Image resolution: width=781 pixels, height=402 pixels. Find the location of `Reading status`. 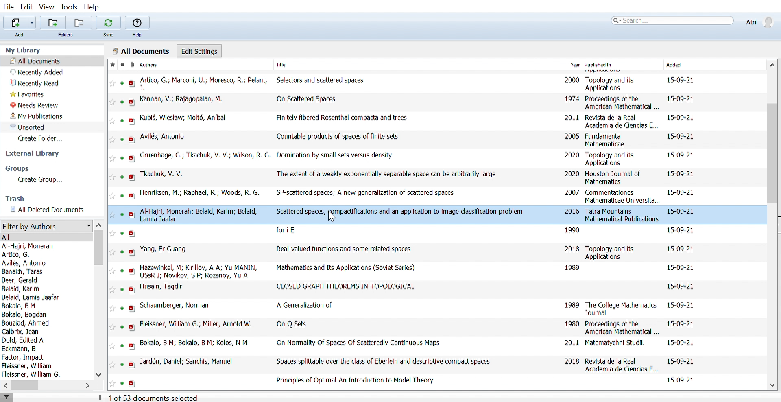

Reading status is located at coordinates (122, 365).